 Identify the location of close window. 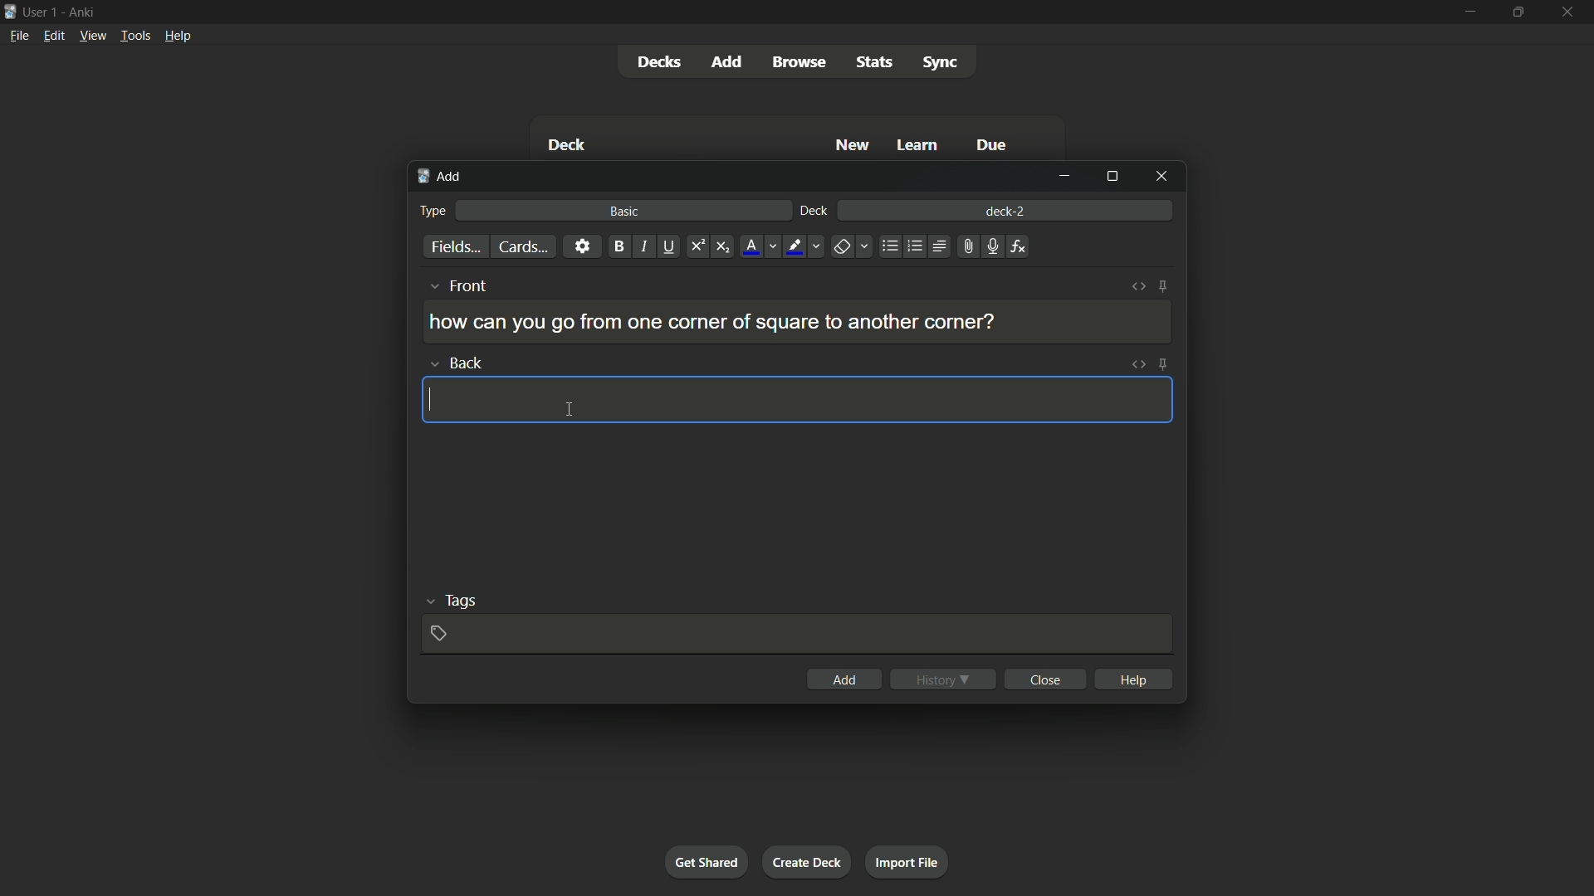
(1158, 176).